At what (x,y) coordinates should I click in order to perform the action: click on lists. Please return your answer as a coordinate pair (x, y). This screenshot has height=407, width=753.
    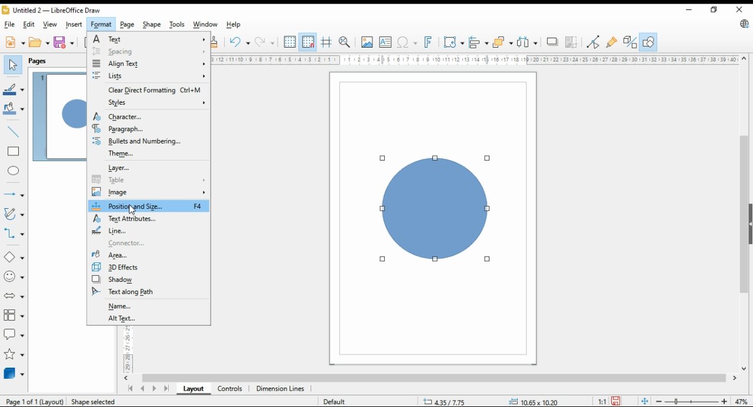
    Looking at the image, I should click on (149, 76).